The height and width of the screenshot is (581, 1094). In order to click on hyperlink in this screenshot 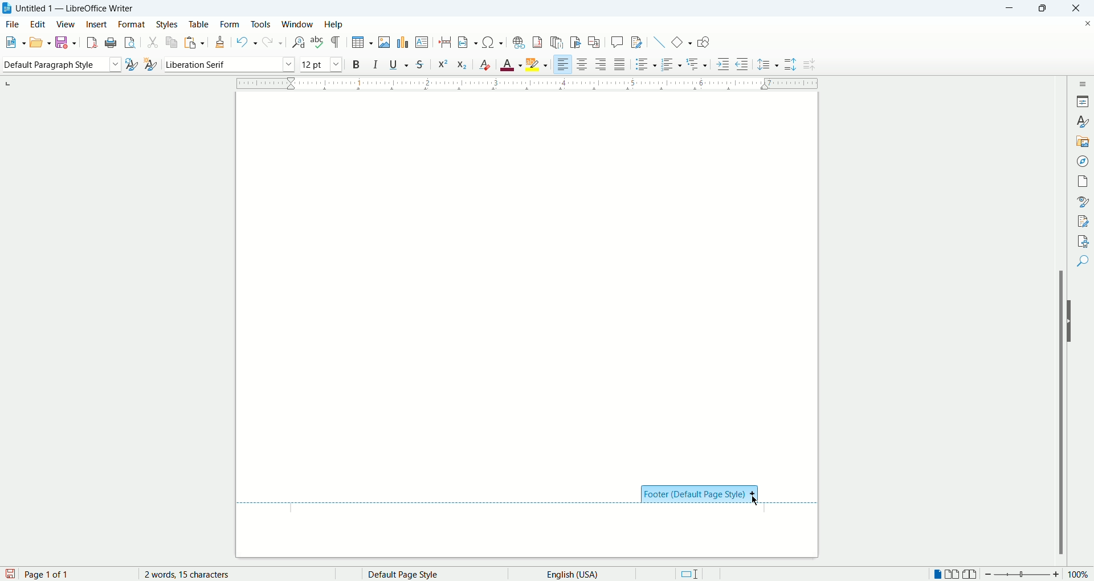, I will do `click(519, 42)`.